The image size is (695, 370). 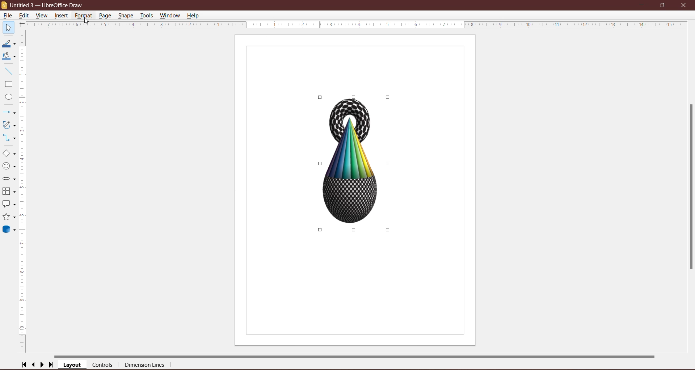 I want to click on Diagram Title - Application Name, so click(x=49, y=5).